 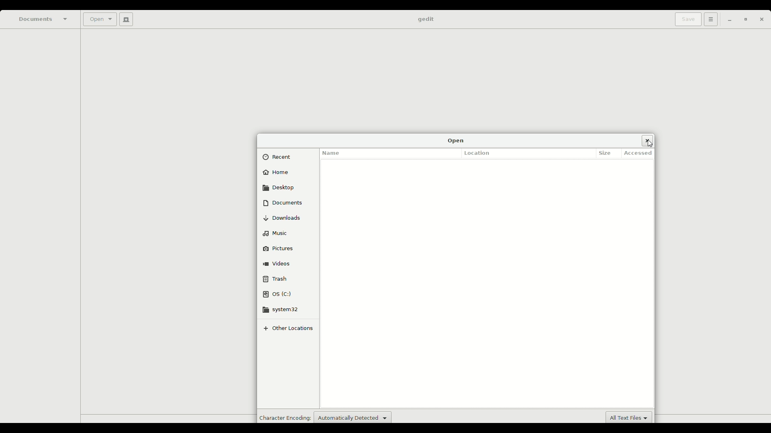 What do you see at coordinates (283, 202) in the screenshot?
I see `Documents` at bounding box center [283, 202].